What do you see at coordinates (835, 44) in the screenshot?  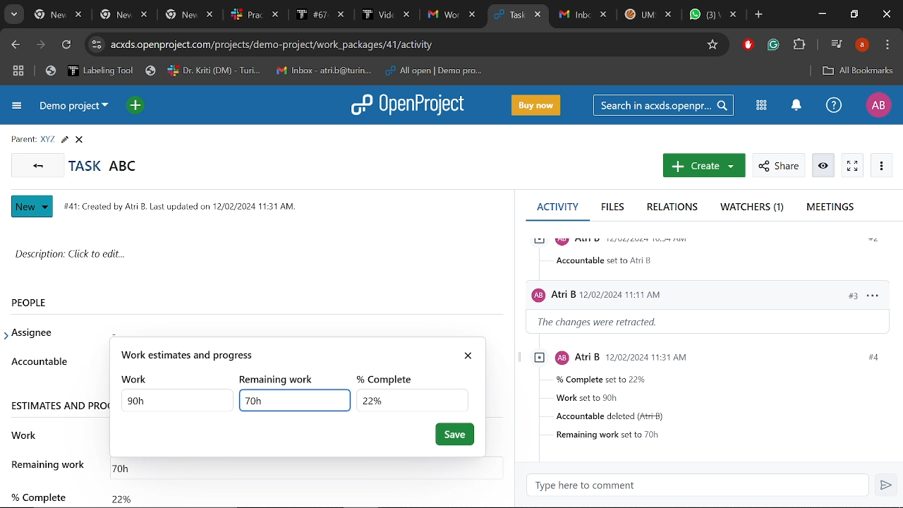 I see `Control audio/video` at bounding box center [835, 44].